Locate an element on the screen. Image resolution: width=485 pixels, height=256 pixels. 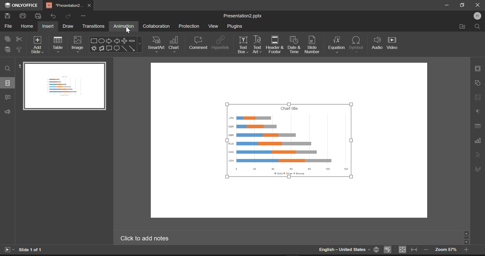
Symbol is located at coordinates (356, 45).